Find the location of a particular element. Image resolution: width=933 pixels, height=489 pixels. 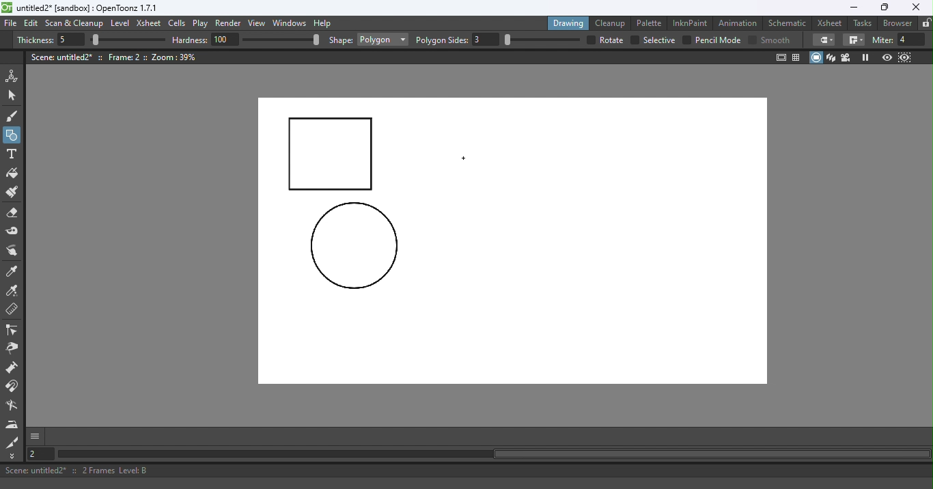

circle is located at coordinates (354, 247).